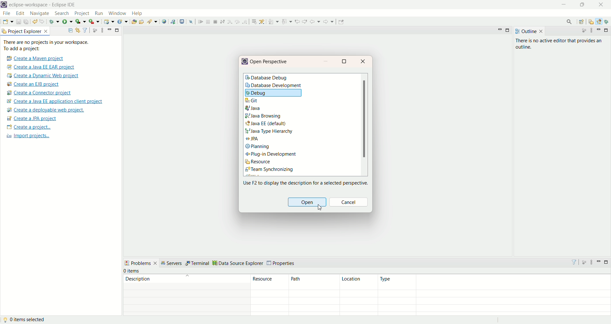 Image resolution: width=611 pixels, height=324 pixels. I want to click on java, so click(254, 109).